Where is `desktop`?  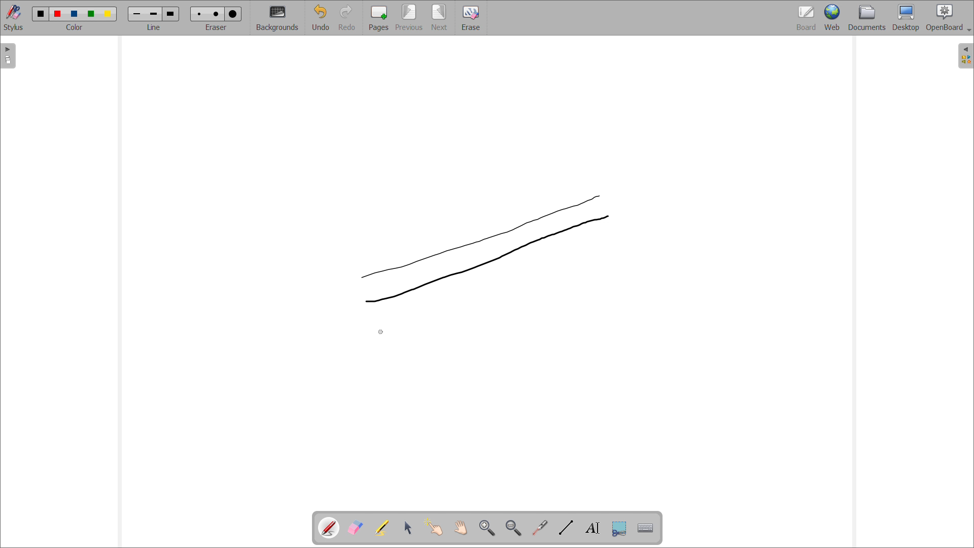
desktop is located at coordinates (906, 18).